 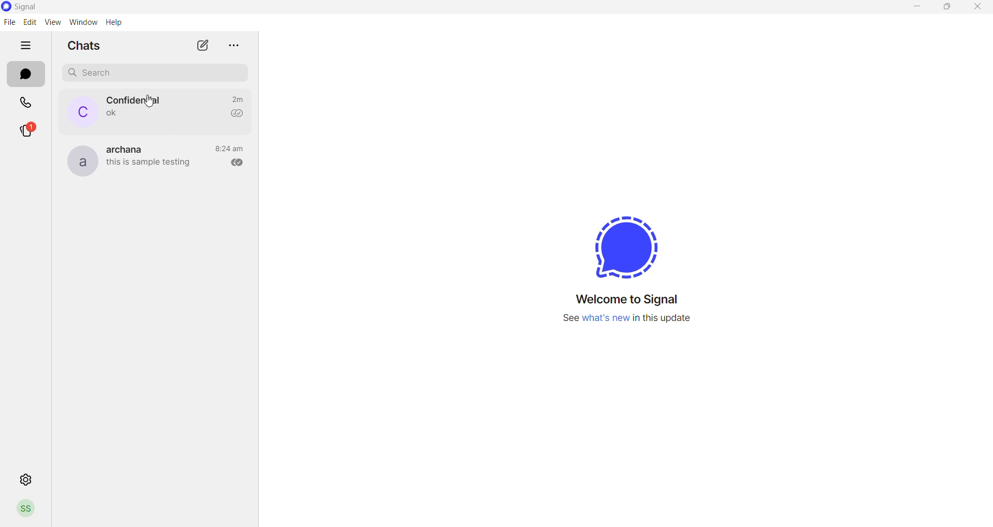 I want to click on file, so click(x=7, y=23).